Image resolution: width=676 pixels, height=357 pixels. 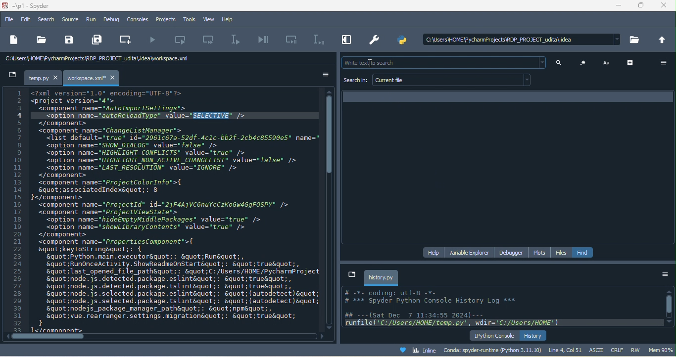 I want to click on debug cell, so click(x=292, y=40).